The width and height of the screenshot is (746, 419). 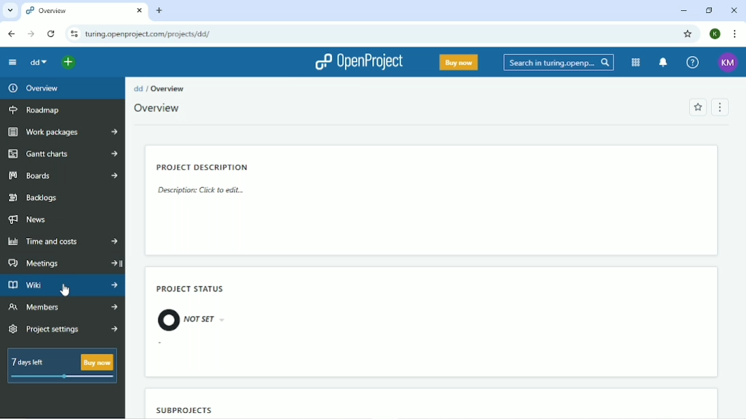 I want to click on Account, so click(x=729, y=61).